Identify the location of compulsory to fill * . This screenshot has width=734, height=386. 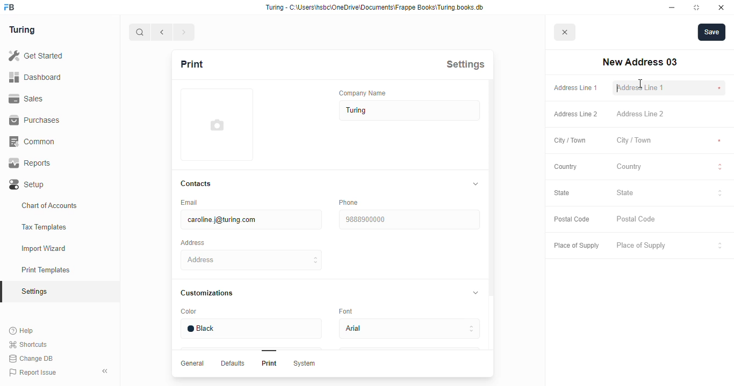
(720, 141).